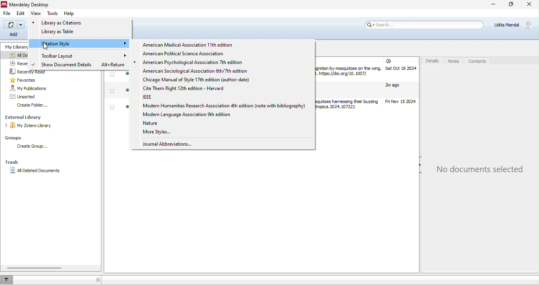  I want to click on FUSISURPN SUN (ERG PUR RTUN Ss S—

Gbson, G., Warren, B., & Russel, 1. 3. (2010). Humming in tune: Sex and speces recognition by moscutoes on the wing.
JARO - Journal of the Assoc bon for Research in Otolaryngology, 119), 527-540. hitps: jdolorg/10. 1007]
5101620102432

Mandal, U. (2024). No Tie. Acta Tropica, 342), 156.

Mandal, U., Suman, M., Dutta, J., Dot, V., & Suman, D. S. (2024). Survedlance of mosquitoes hamessing ther buzzng
‘sound. Acta Tropica, 255, 107221. https: jdoi.org https: doi org/0. 1016) actatropsca. 2024, 107221, so click(349, 86).